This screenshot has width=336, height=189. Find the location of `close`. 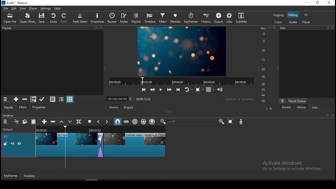

close is located at coordinates (333, 115).